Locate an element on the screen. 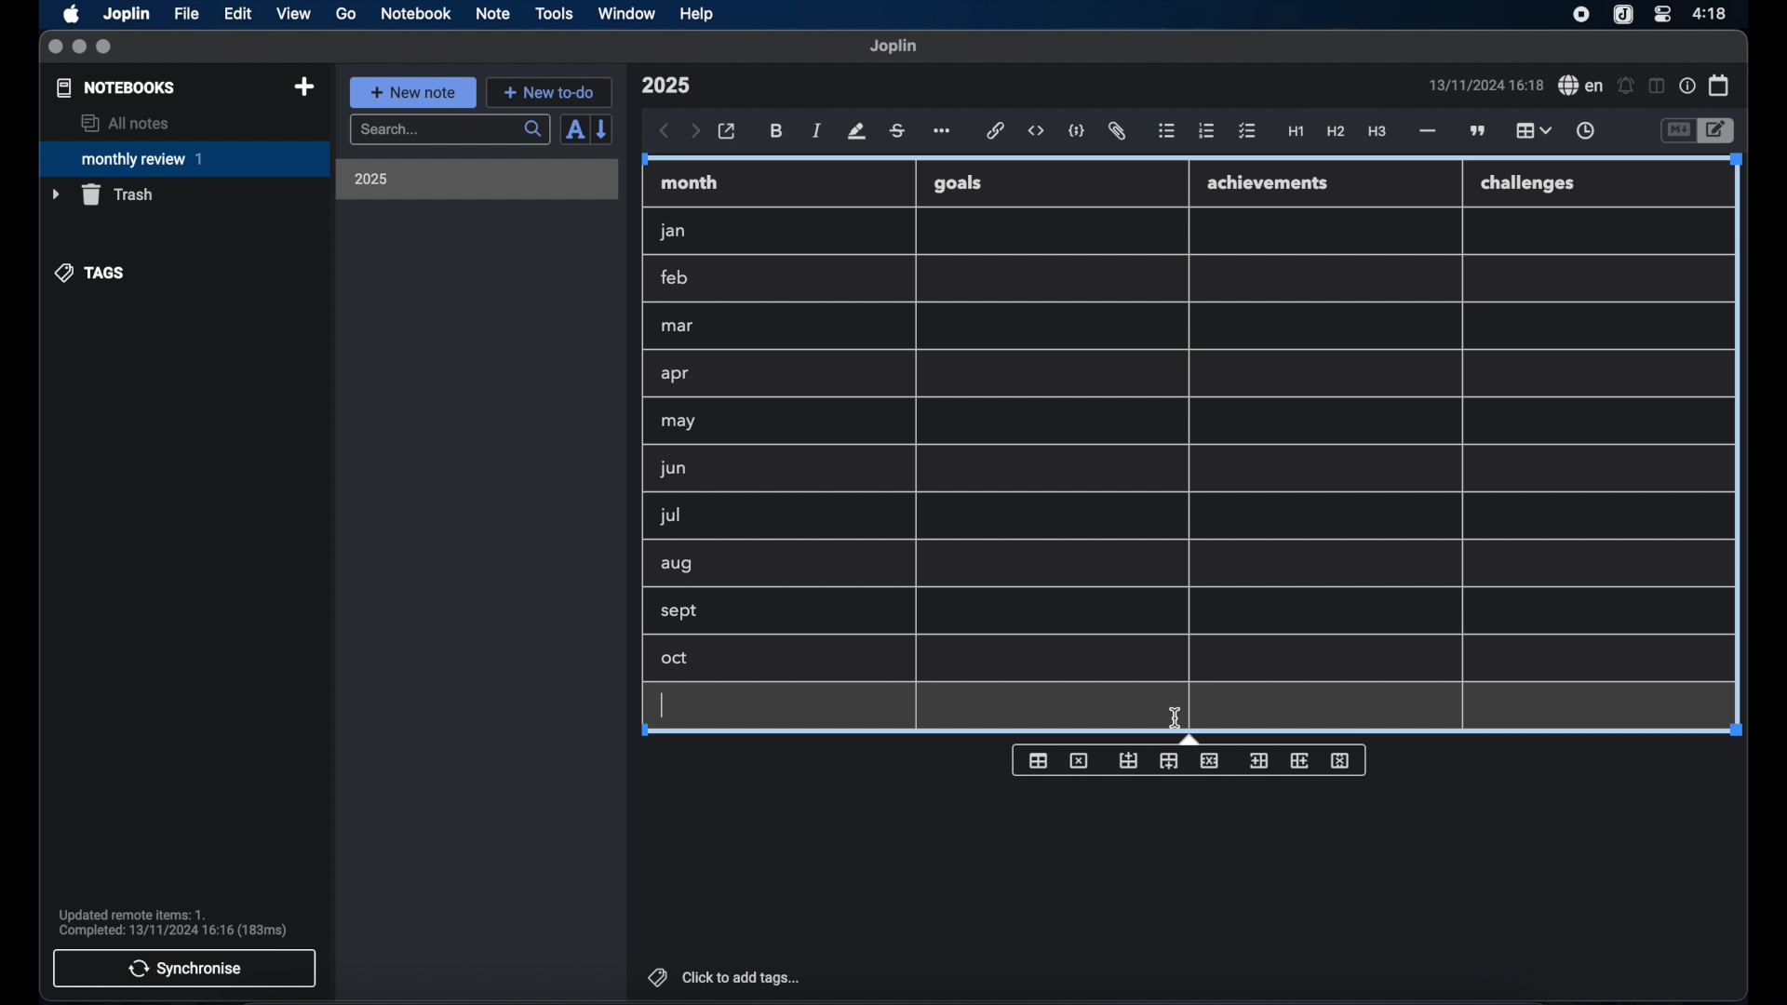  heading 2 is located at coordinates (1337, 132).